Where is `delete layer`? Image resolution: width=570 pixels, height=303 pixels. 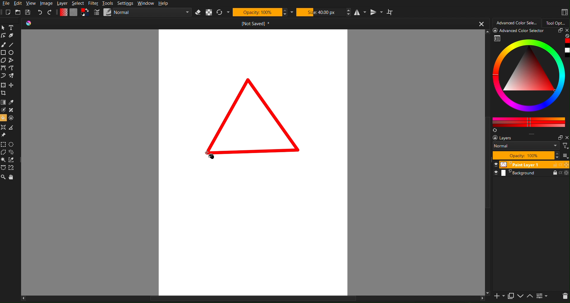 delete layer is located at coordinates (565, 296).